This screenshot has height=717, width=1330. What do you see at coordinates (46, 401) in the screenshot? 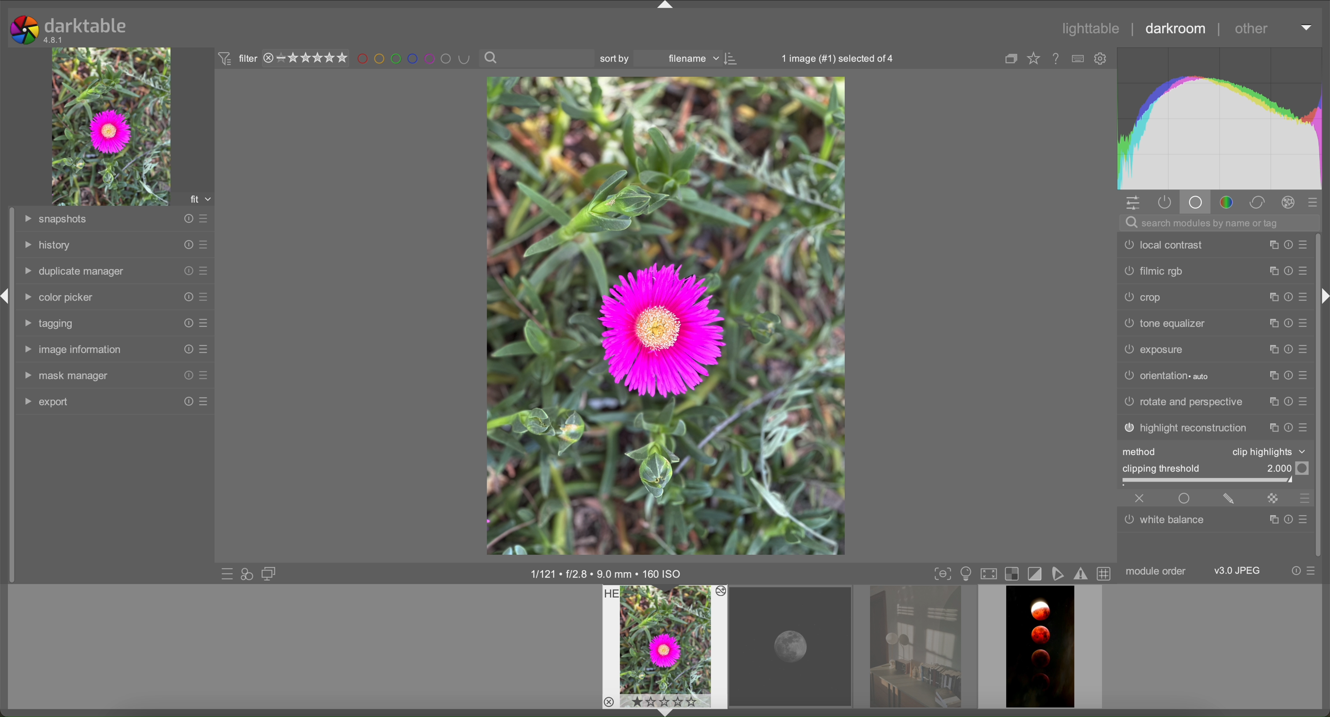
I see `export tab` at bounding box center [46, 401].